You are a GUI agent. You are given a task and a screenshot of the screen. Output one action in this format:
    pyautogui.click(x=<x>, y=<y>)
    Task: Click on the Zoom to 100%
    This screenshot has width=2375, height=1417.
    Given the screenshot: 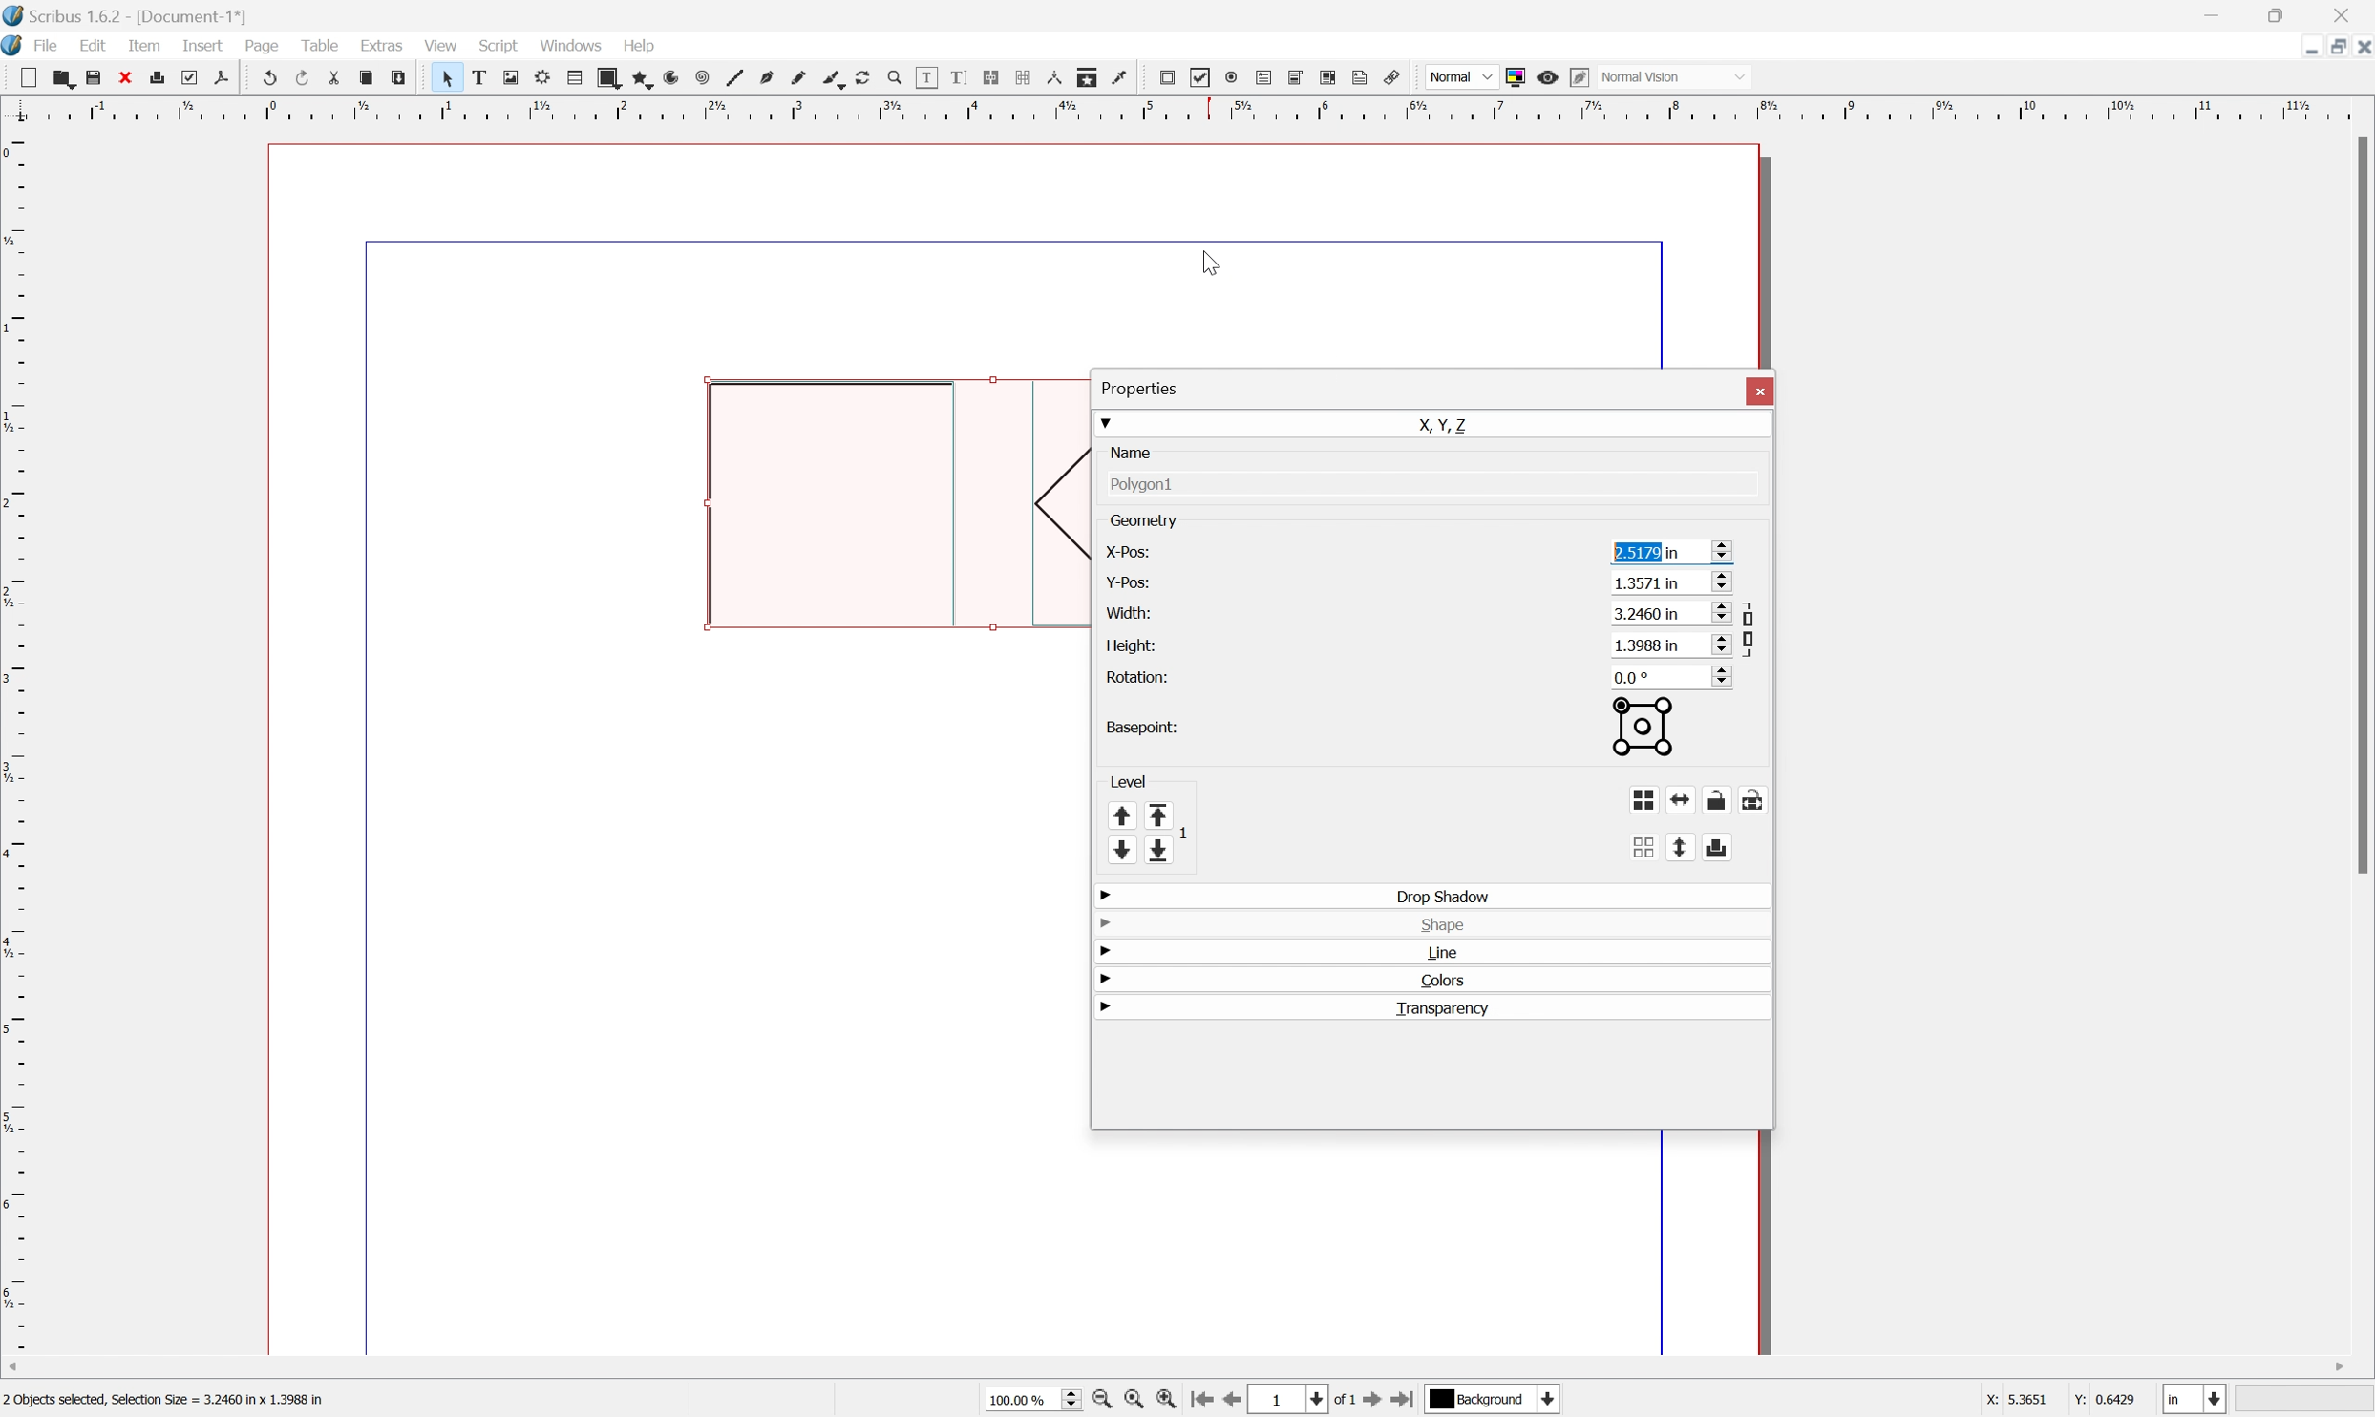 What is the action you would take?
    pyautogui.click(x=1130, y=1403)
    